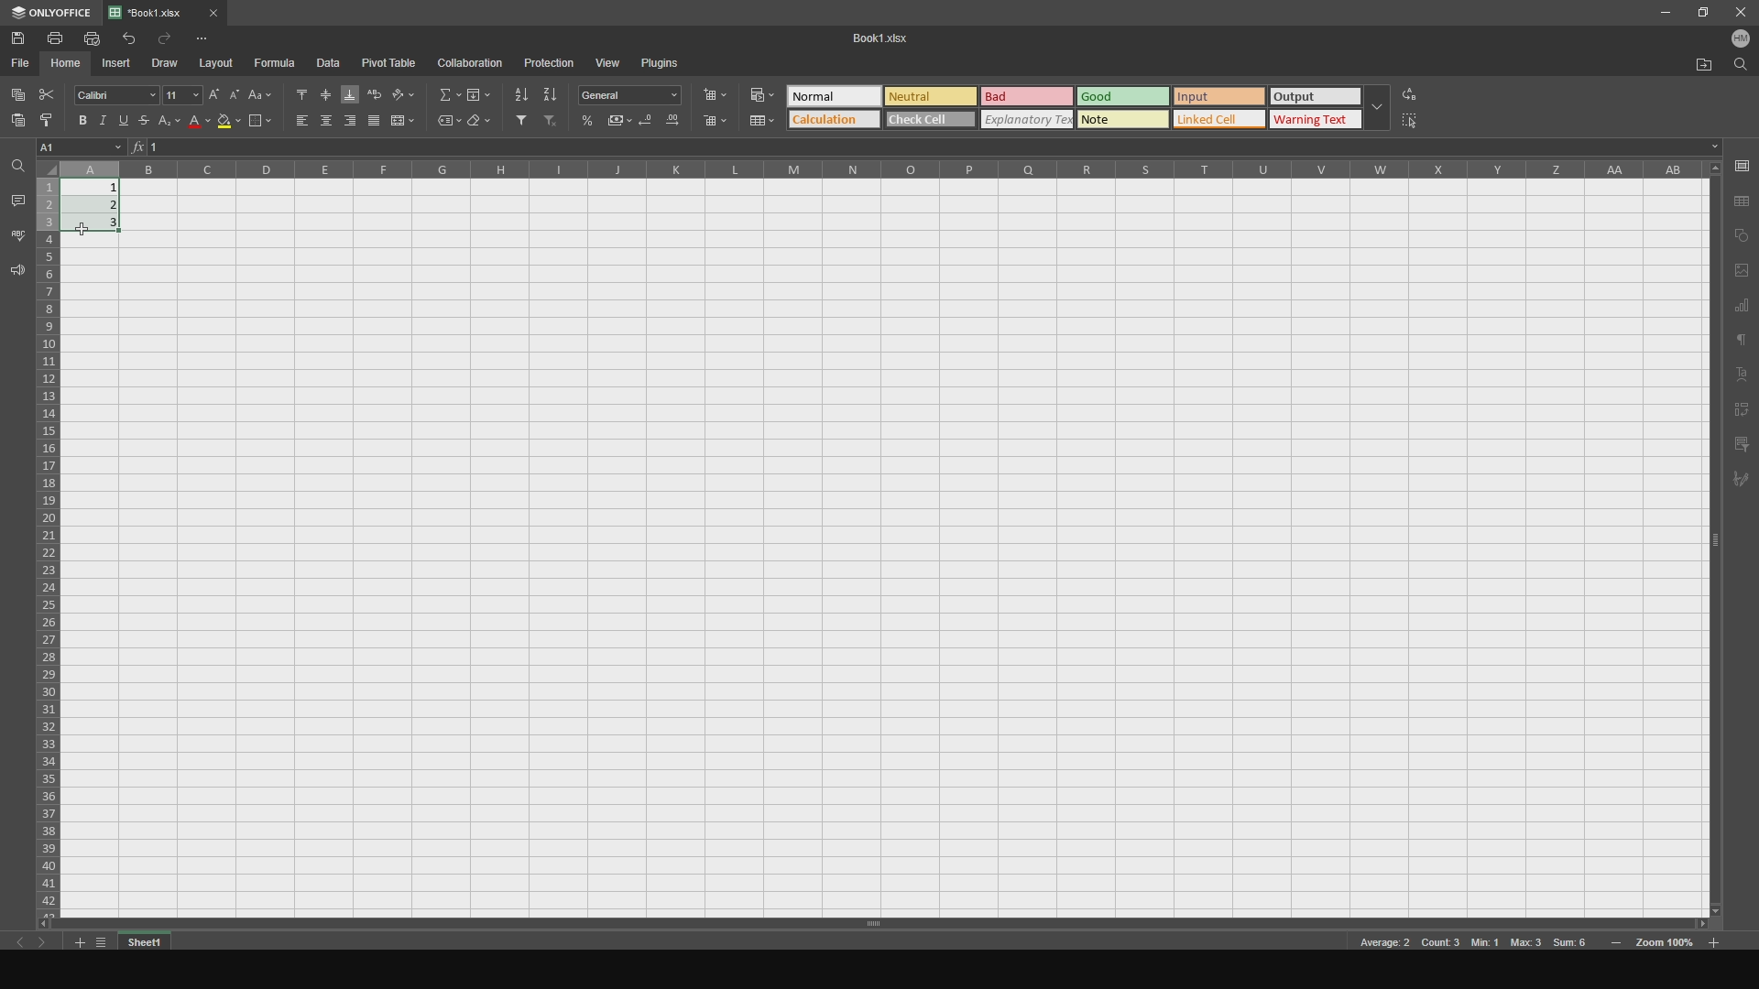 This screenshot has height=989, width=1759. Describe the element at coordinates (1664, 15) in the screenshot. I see `minimize` at that location.